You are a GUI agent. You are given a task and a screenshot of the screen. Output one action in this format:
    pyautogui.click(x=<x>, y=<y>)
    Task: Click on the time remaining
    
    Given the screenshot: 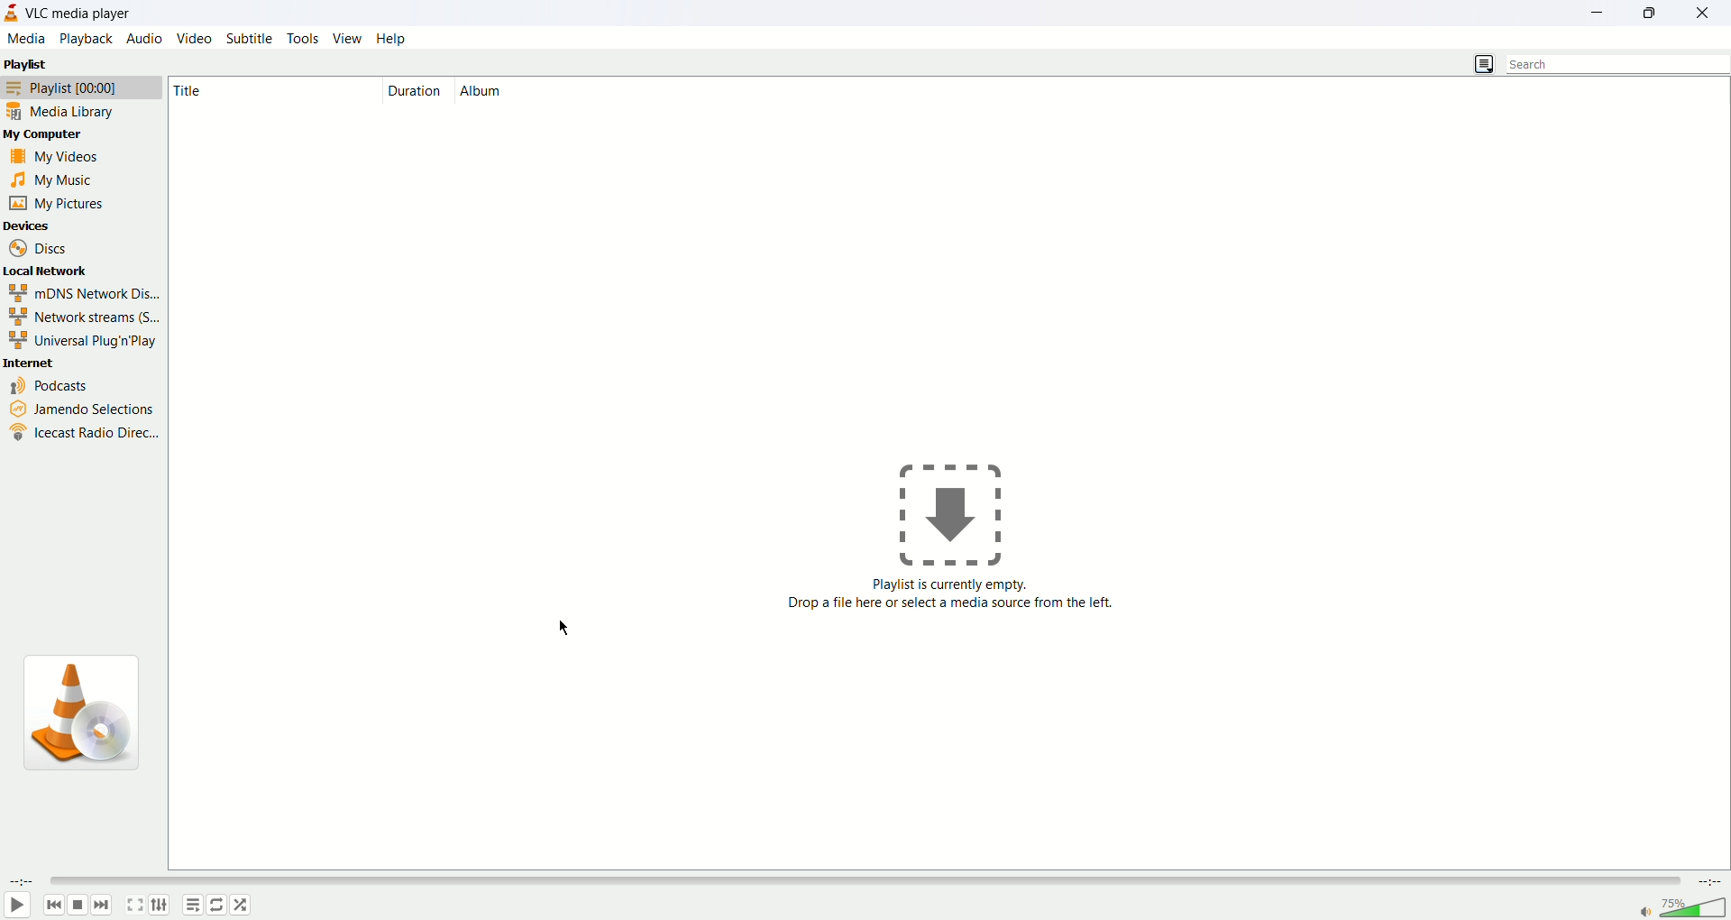 What is the action you would take?
    pyautogui.click(x=1708, y=884)
    